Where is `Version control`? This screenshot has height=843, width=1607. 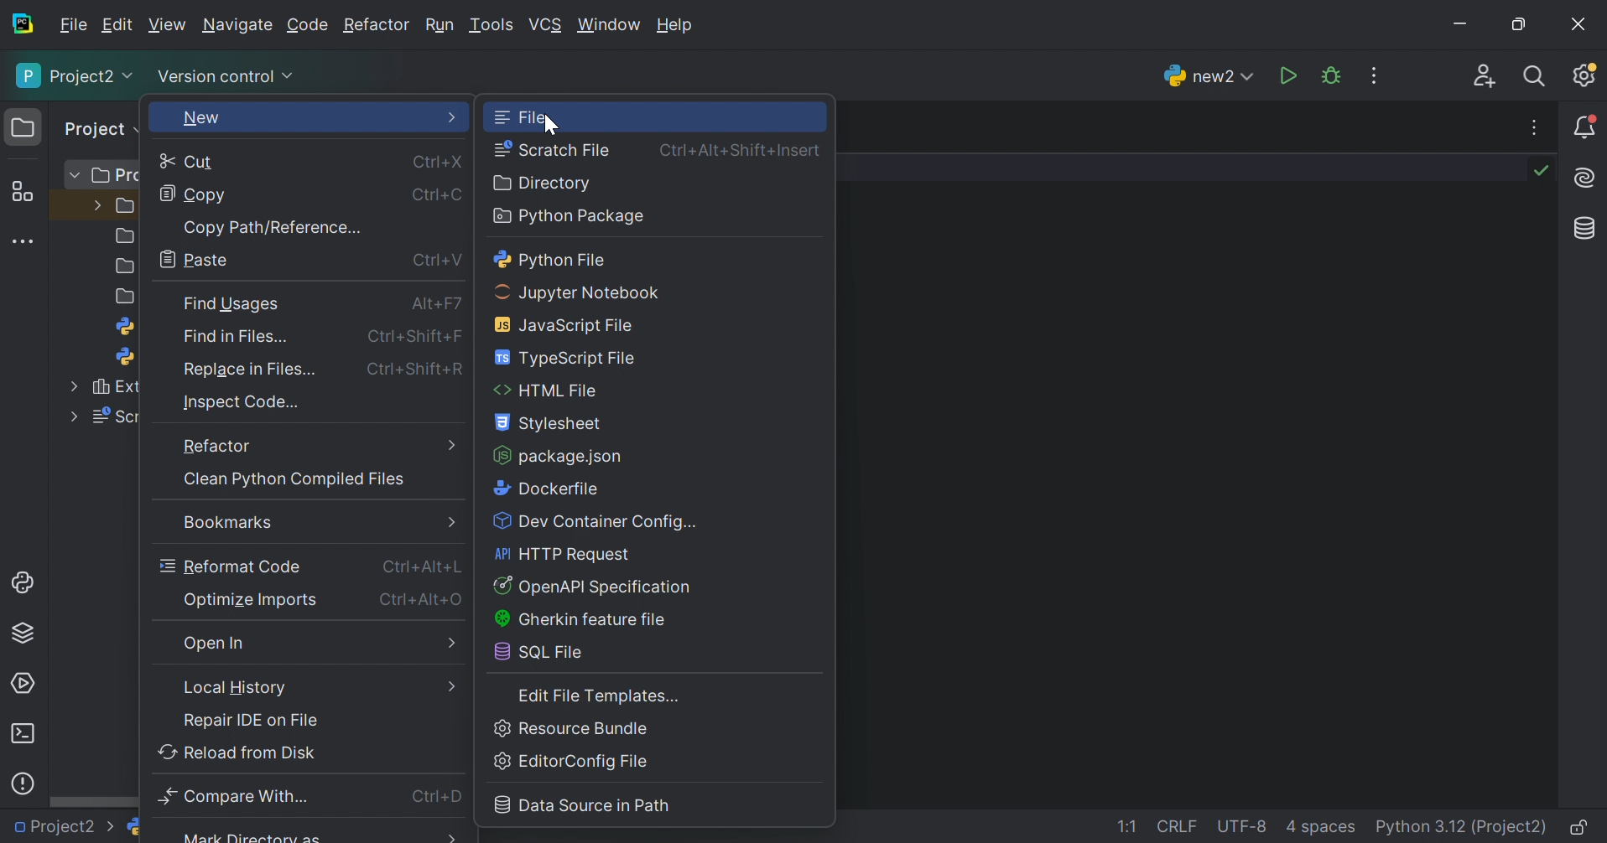
Version control is located at coordinates (229, 78).